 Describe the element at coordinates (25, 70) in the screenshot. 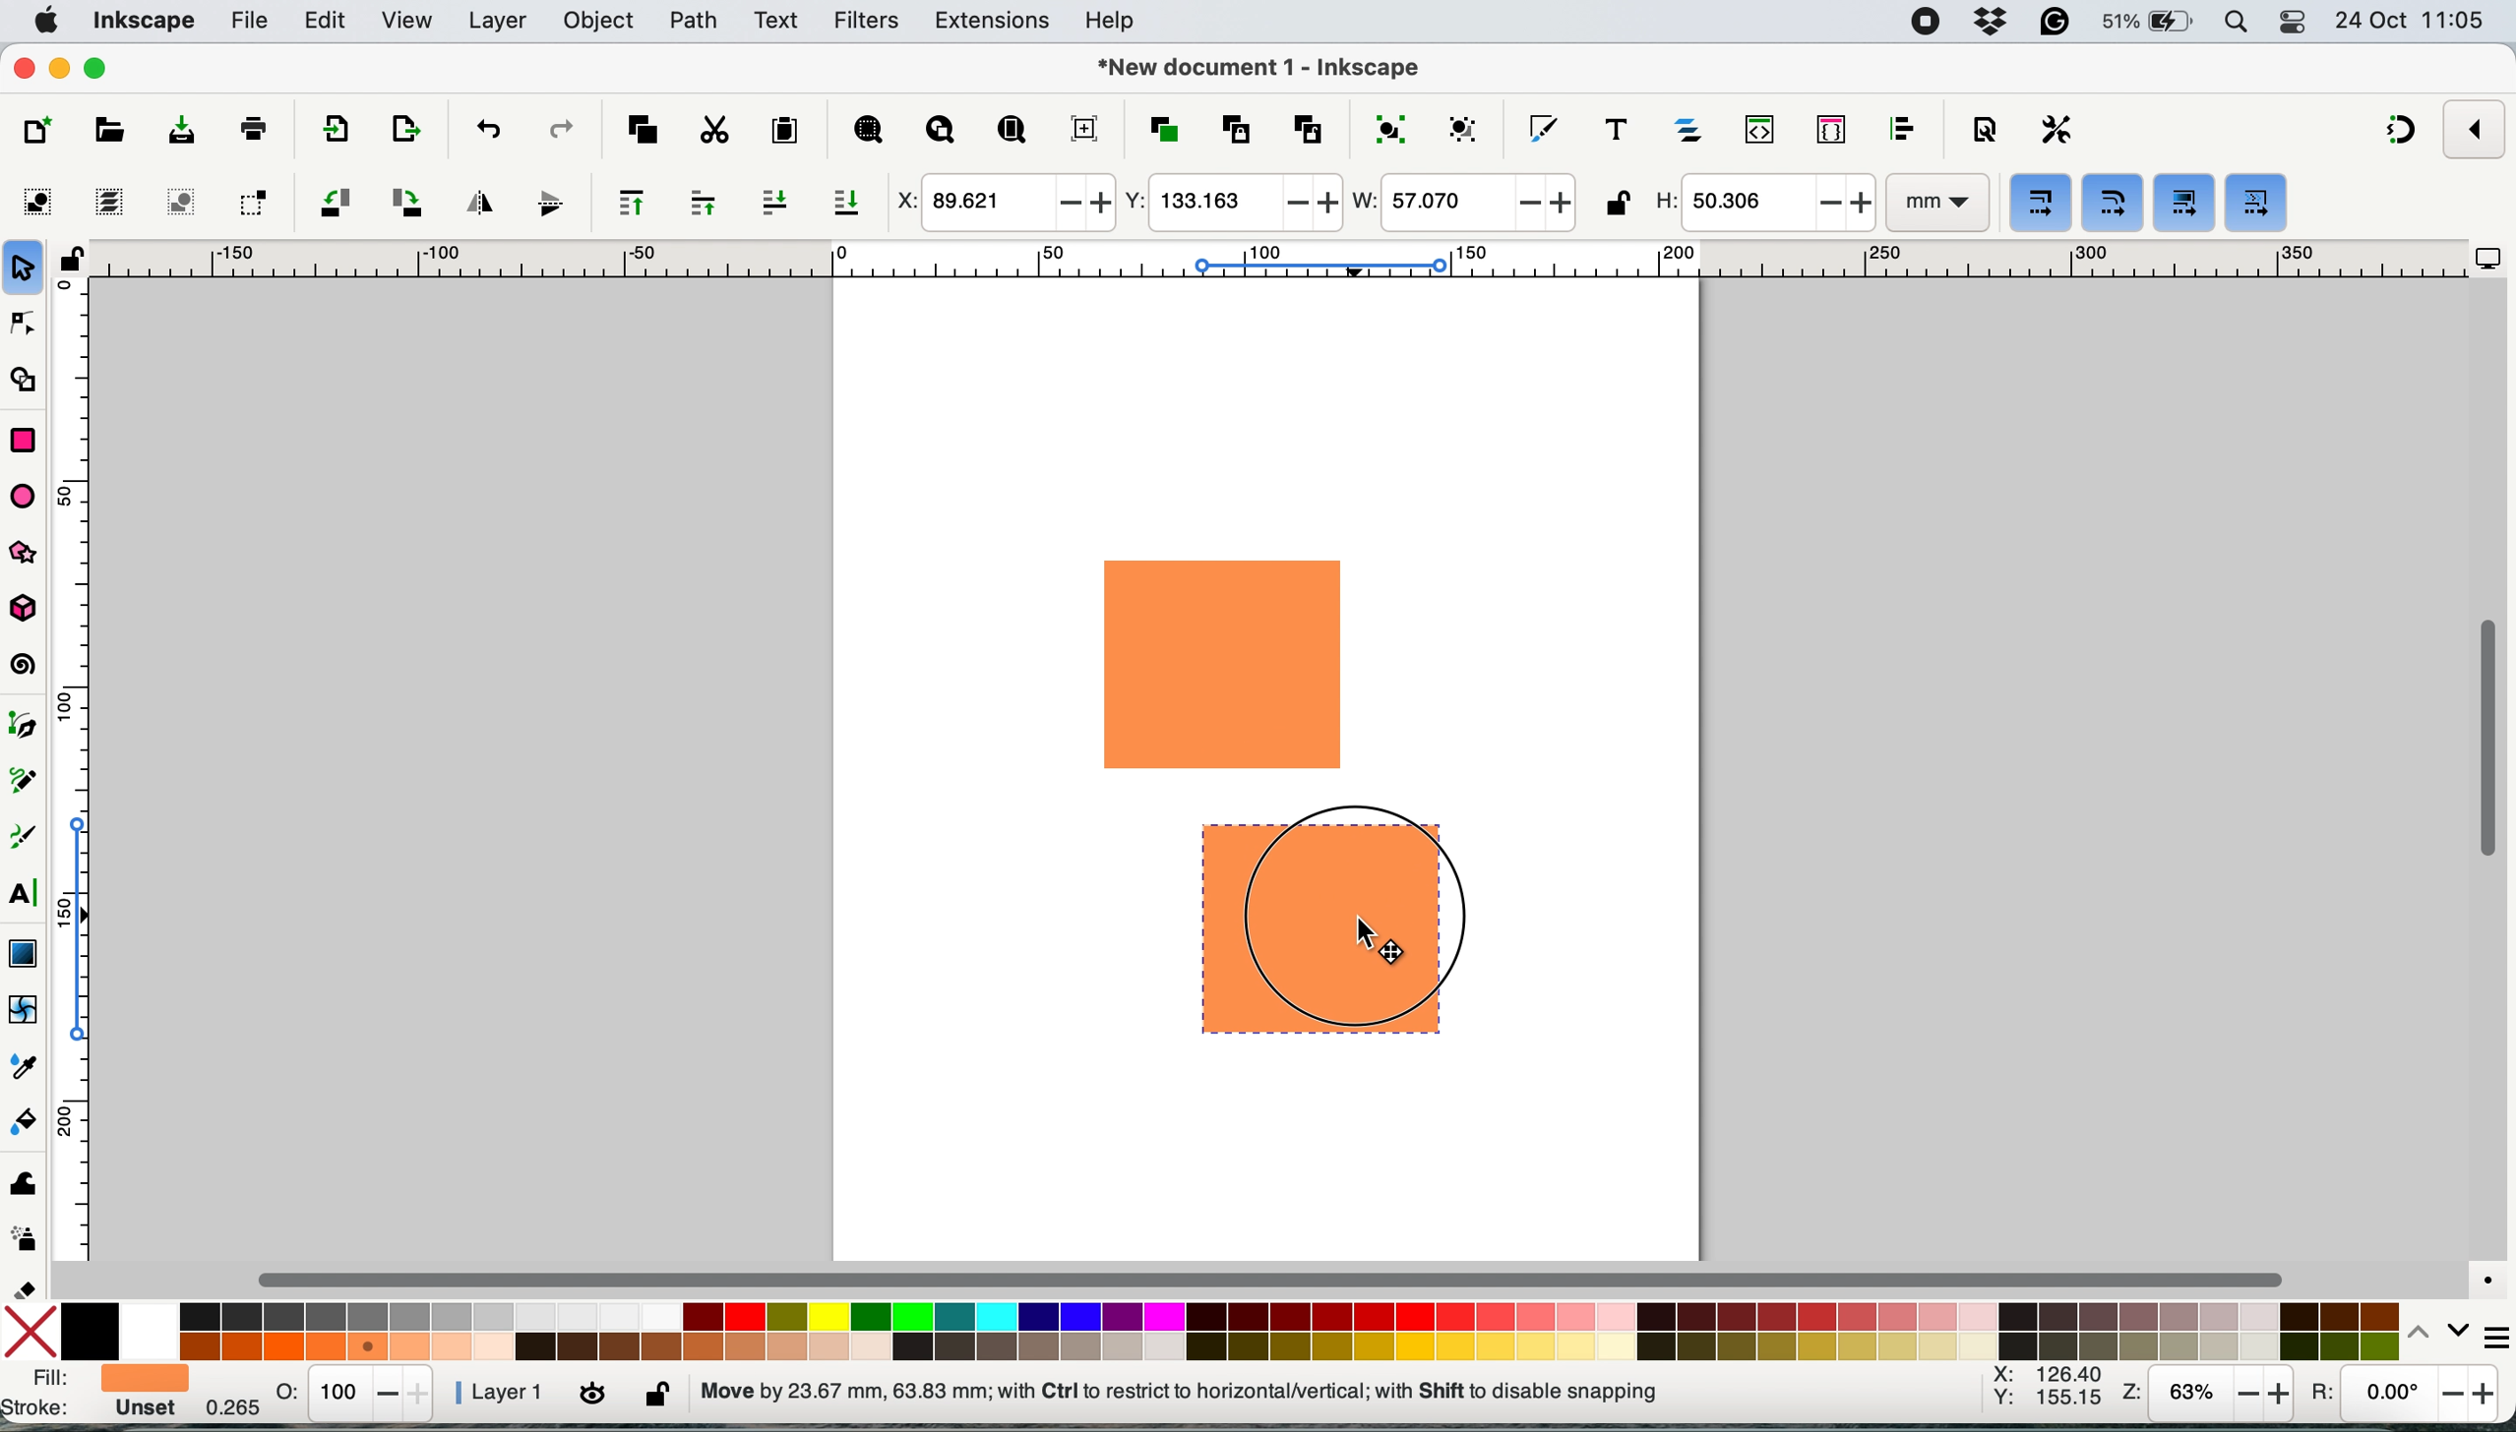

I see `close` at that location.